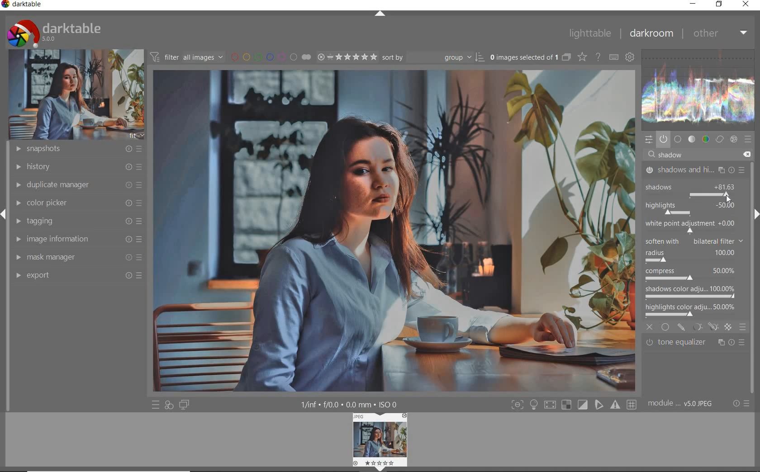  Describe the element at coordinates (380, 14) in the screenshot. I see `expand/collapse` at that location.